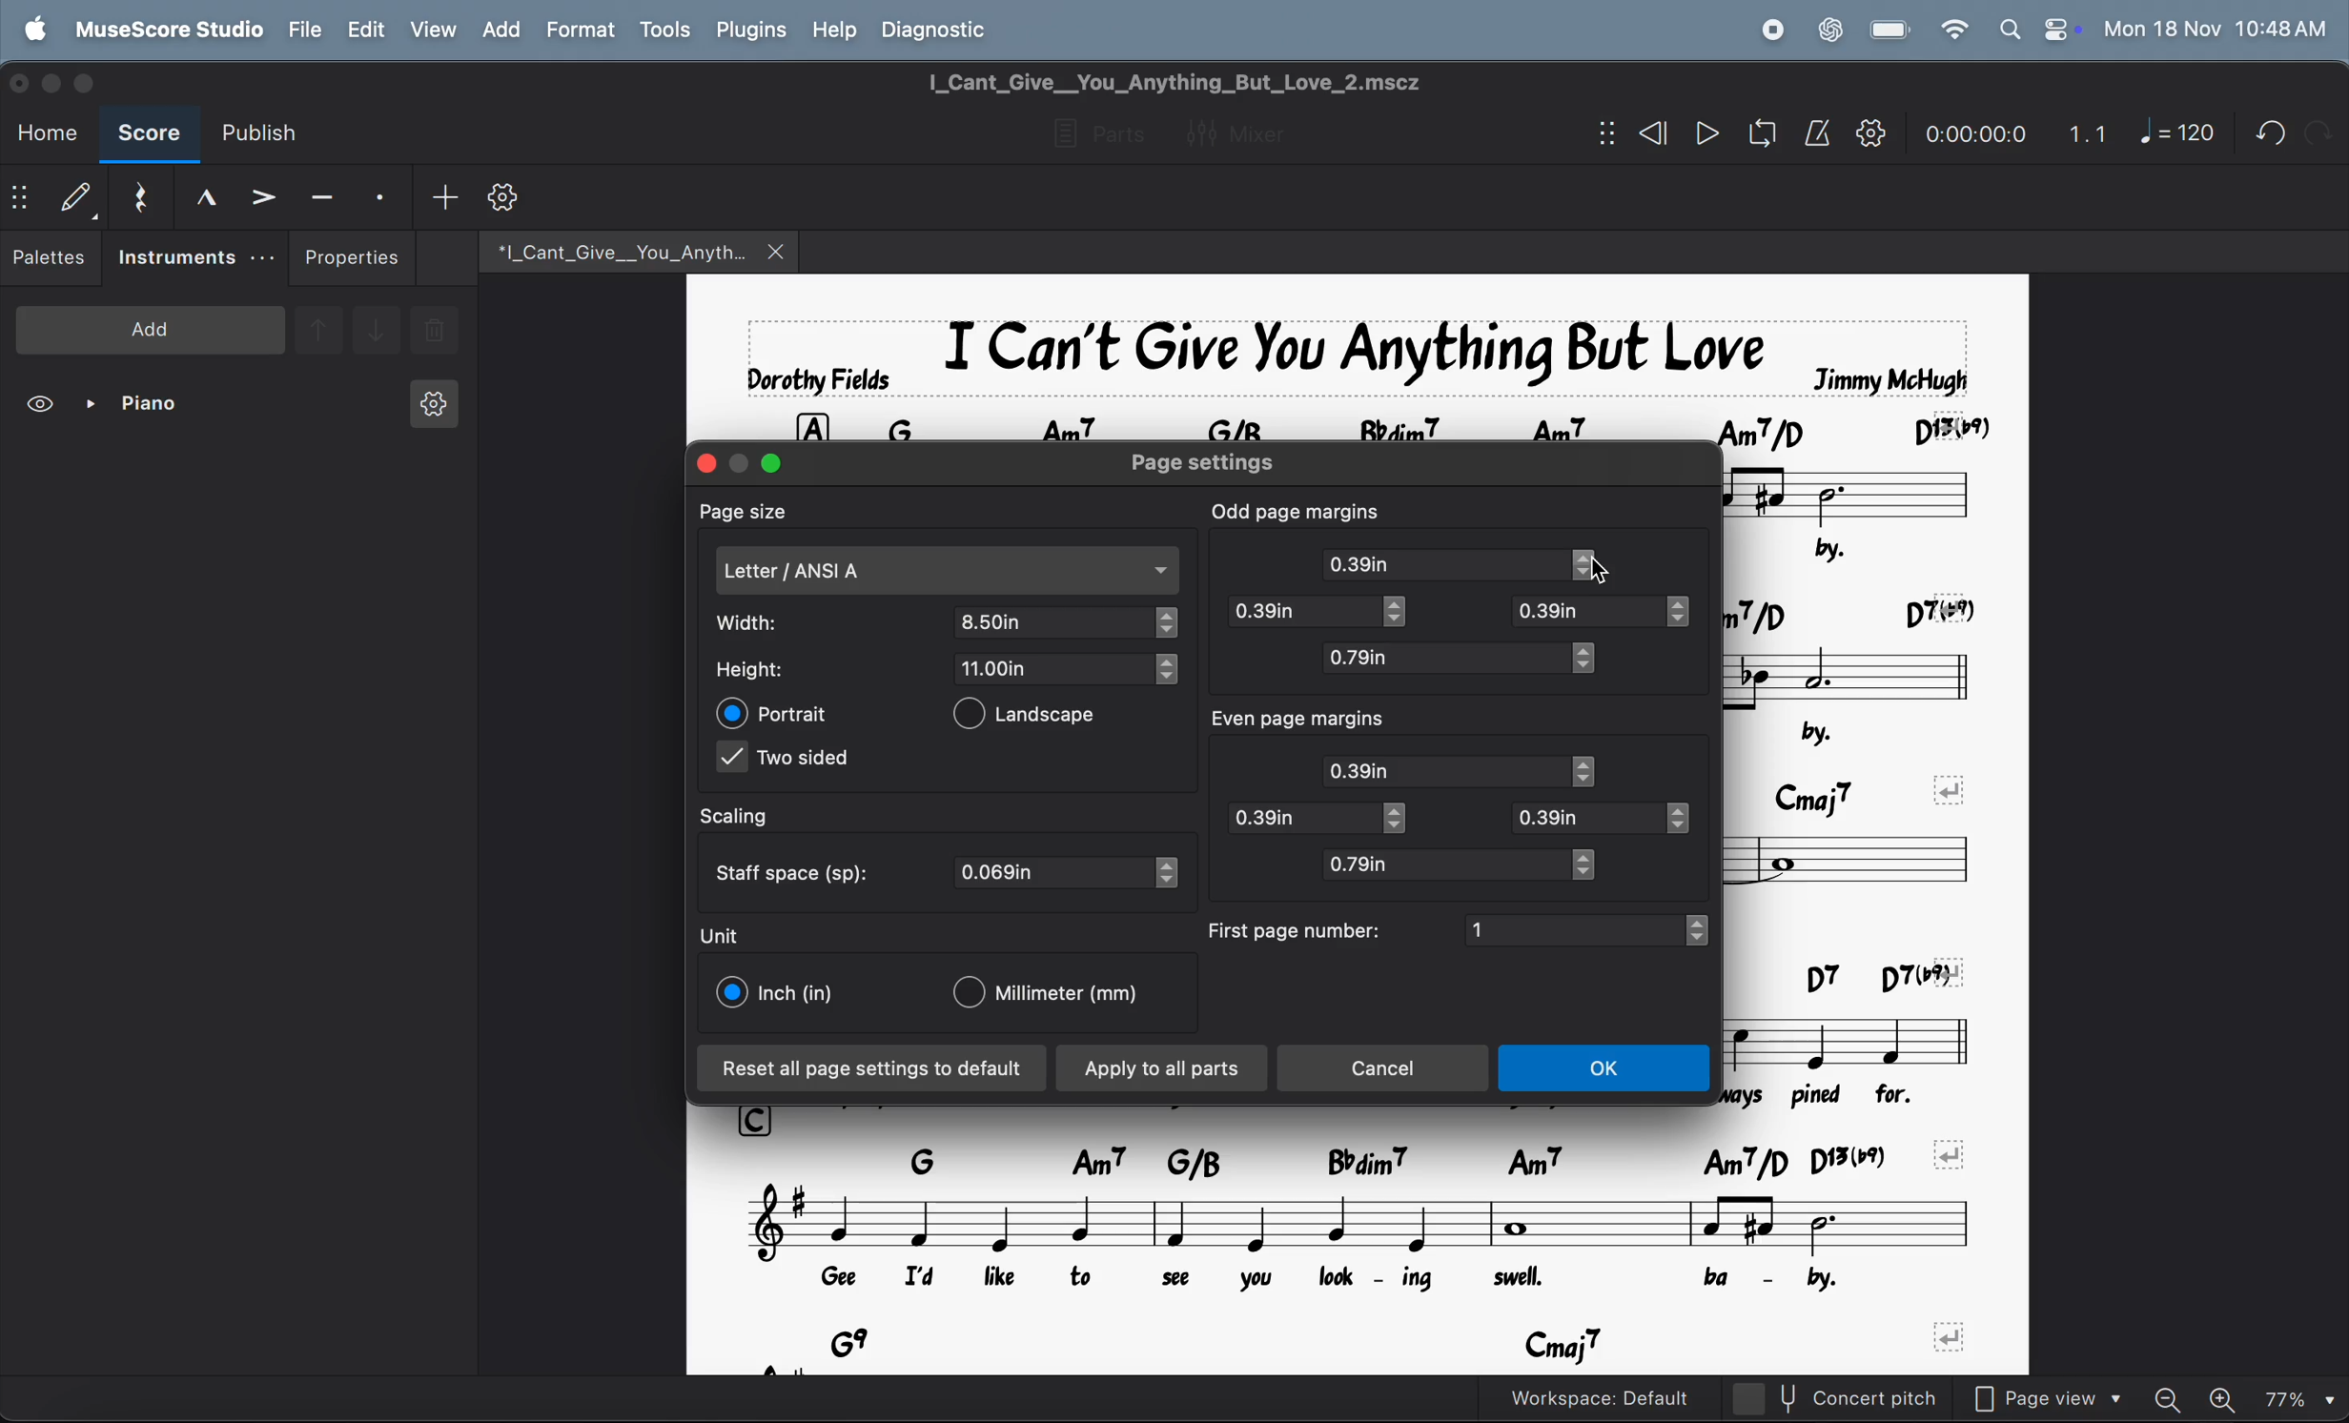  What do you see at coordinates (1883, 554) in the screenshot?
I see `lyrics` at bounding box center [1883, 554].